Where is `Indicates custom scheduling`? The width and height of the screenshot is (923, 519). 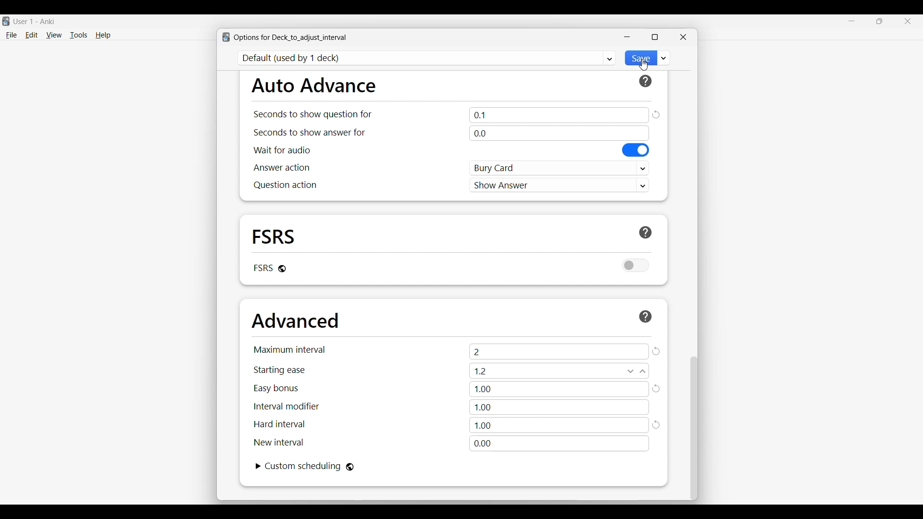 Indicates custom scheduling is located at coordinates (303, 466).